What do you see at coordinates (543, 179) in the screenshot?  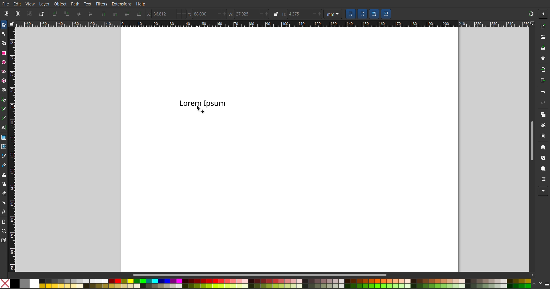 I see `Zoom Center Page` at bounding box center [543, 179].